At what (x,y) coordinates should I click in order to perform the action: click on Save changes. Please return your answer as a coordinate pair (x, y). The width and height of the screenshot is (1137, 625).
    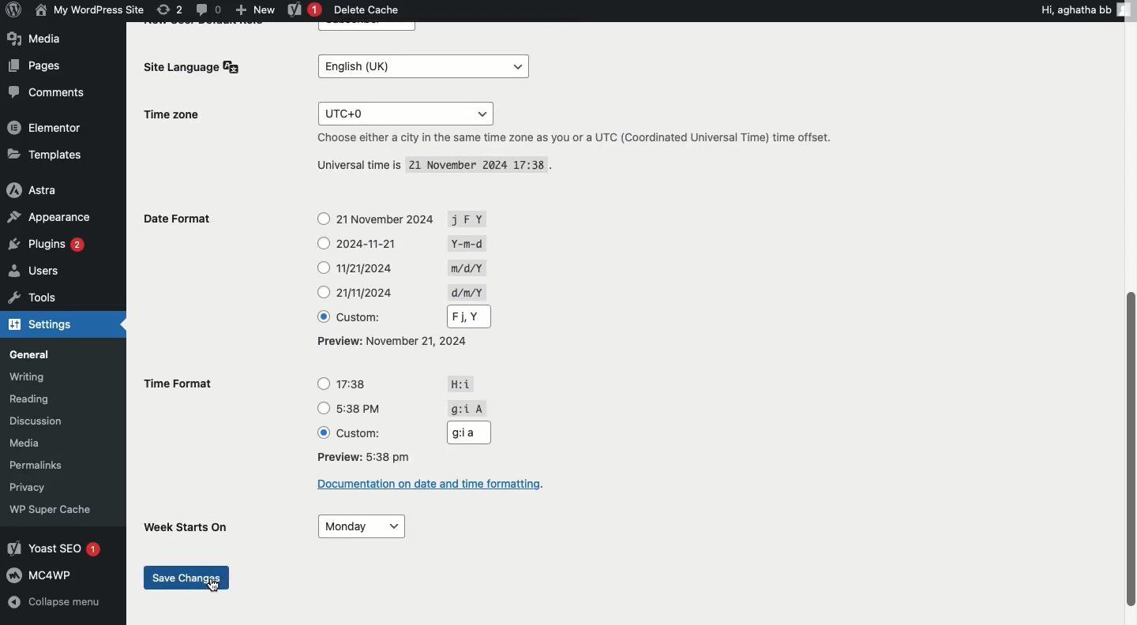
    Looking at the image, I should click on (186, 572).